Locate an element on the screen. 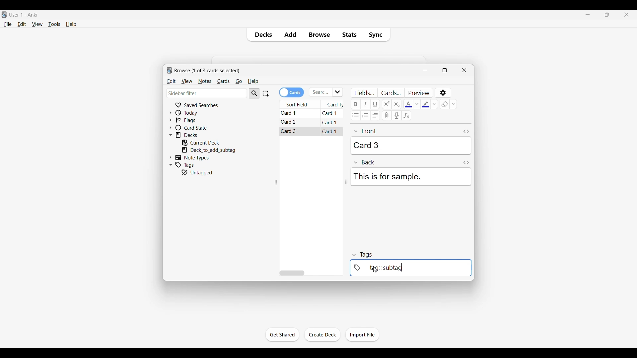  Click to go to Today is located at coordinates (196, 113).